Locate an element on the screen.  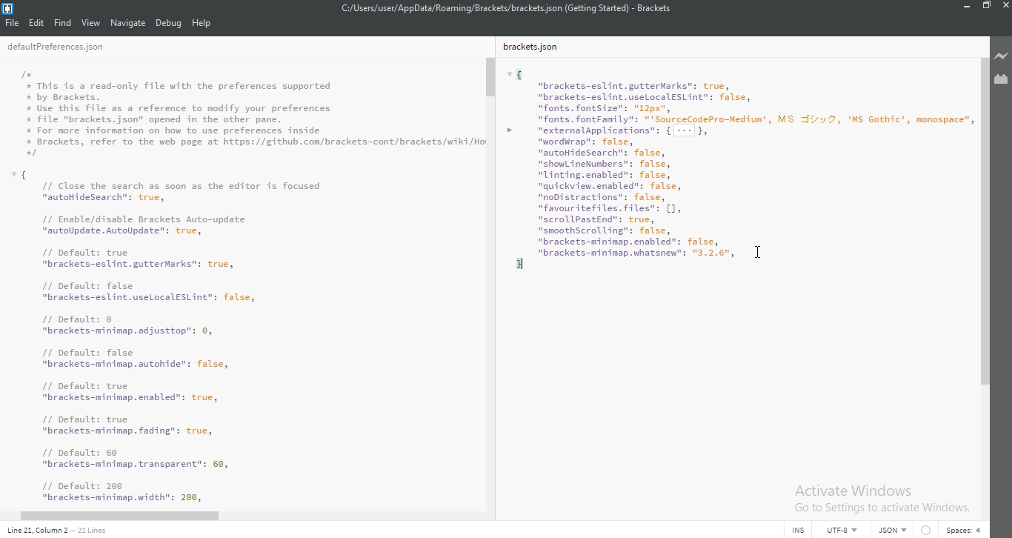
space: 4 is located at coordinates (962, 528).